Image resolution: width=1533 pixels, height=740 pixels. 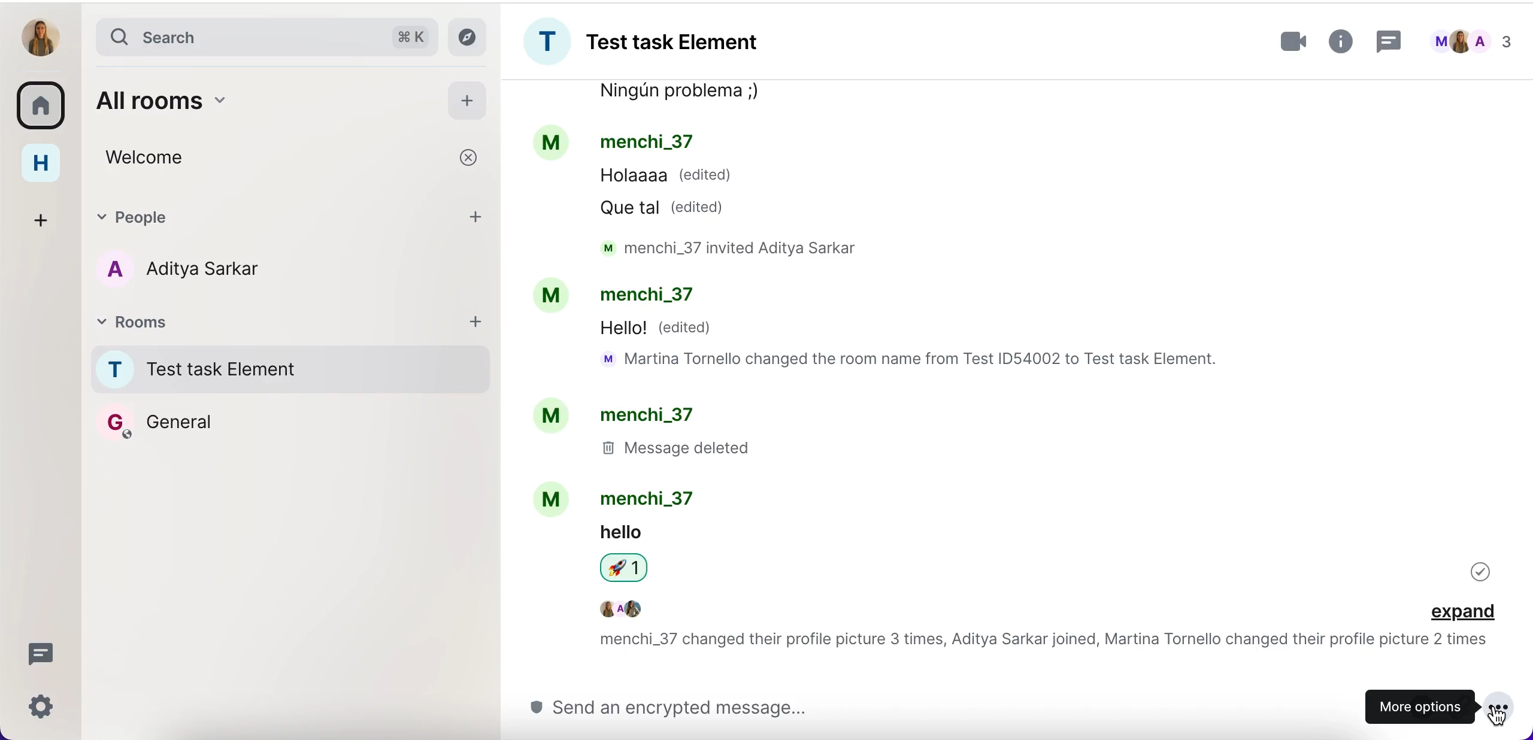 I want to click on delivered, so click(x=1481, y=571).